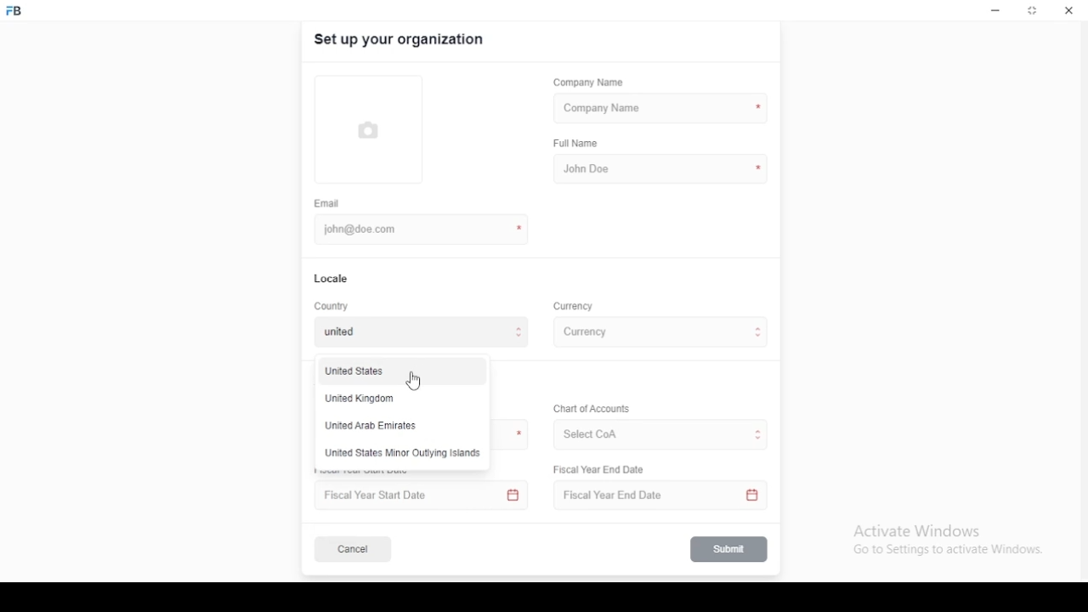 This screenshot has width=1088, height=612. Describe the element at coordinates (730, 549) in the screenshot. I see `submit` at that location.